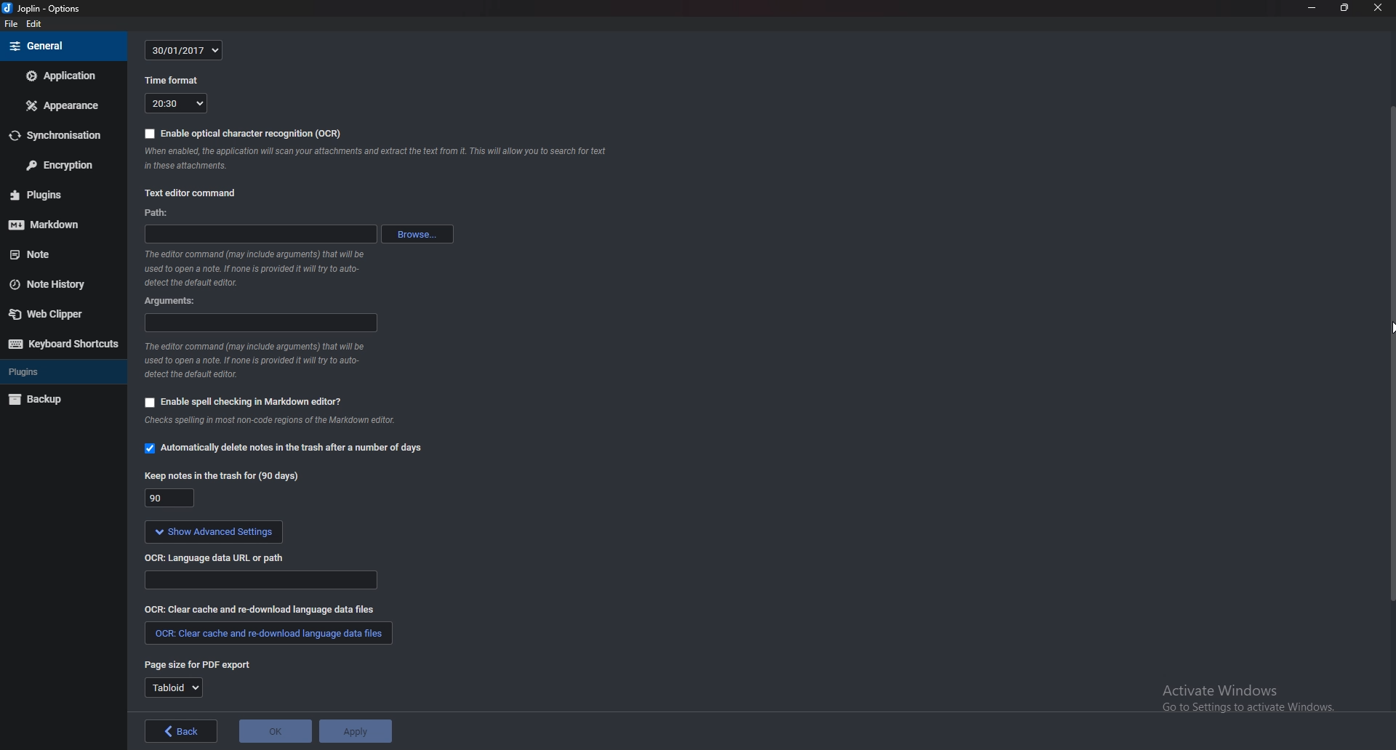  I want to click on activate windows, so click(1237, 701).